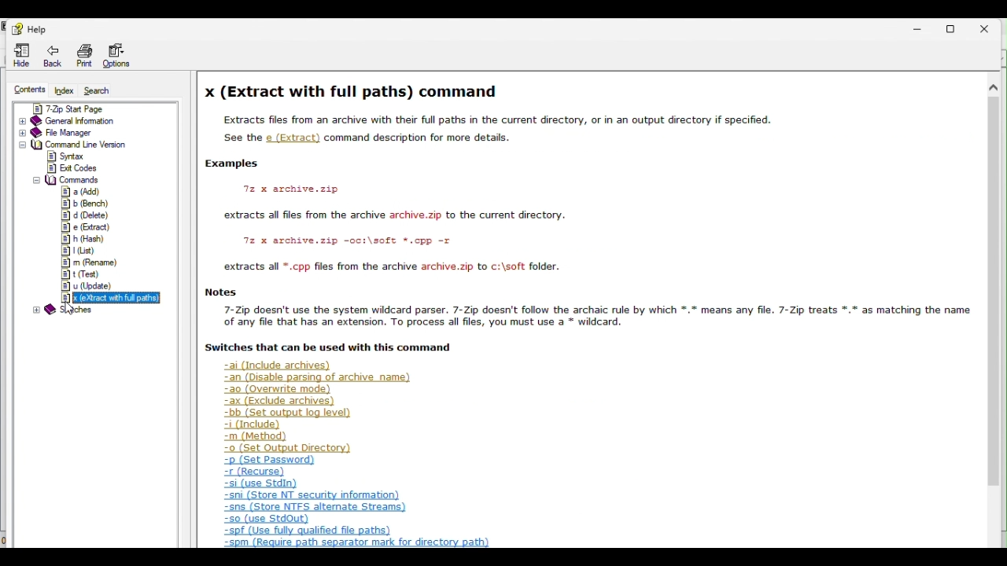 The height and width of the screenshot is (566, 1007). What do you see at coordinates (20, 146) in the screenshot?
I see `expand` at bounding box center [20, 146].